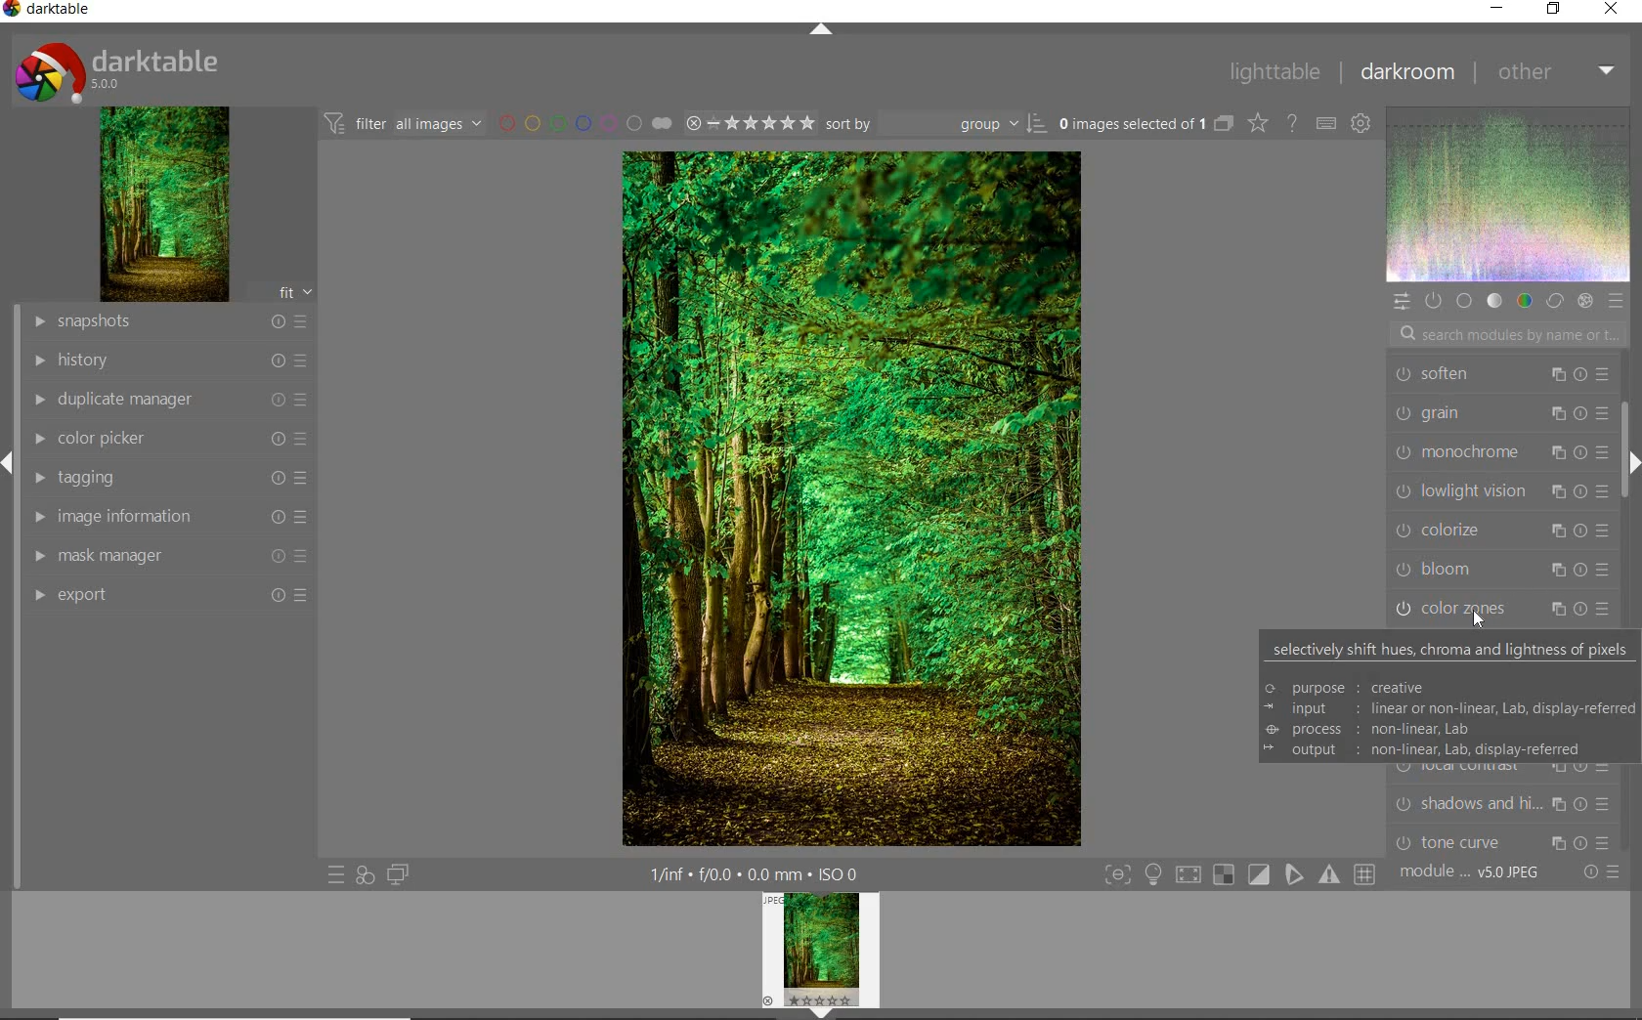 The height and width of the screenshot is (1020, 1642). Describe the element at coordinates (853, 497) in the screenshot. I see `SELECTED IMAGE` at that location.